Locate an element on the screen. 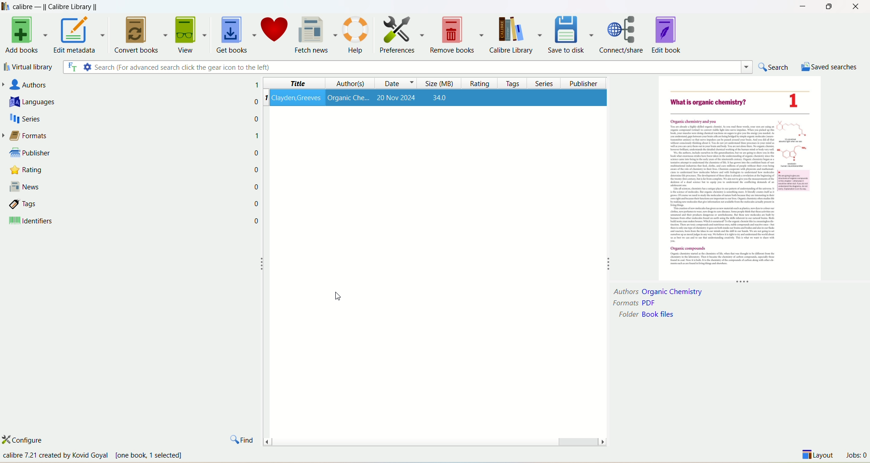 The image size is (870, 463). book page is located at coordinates (743, 180).